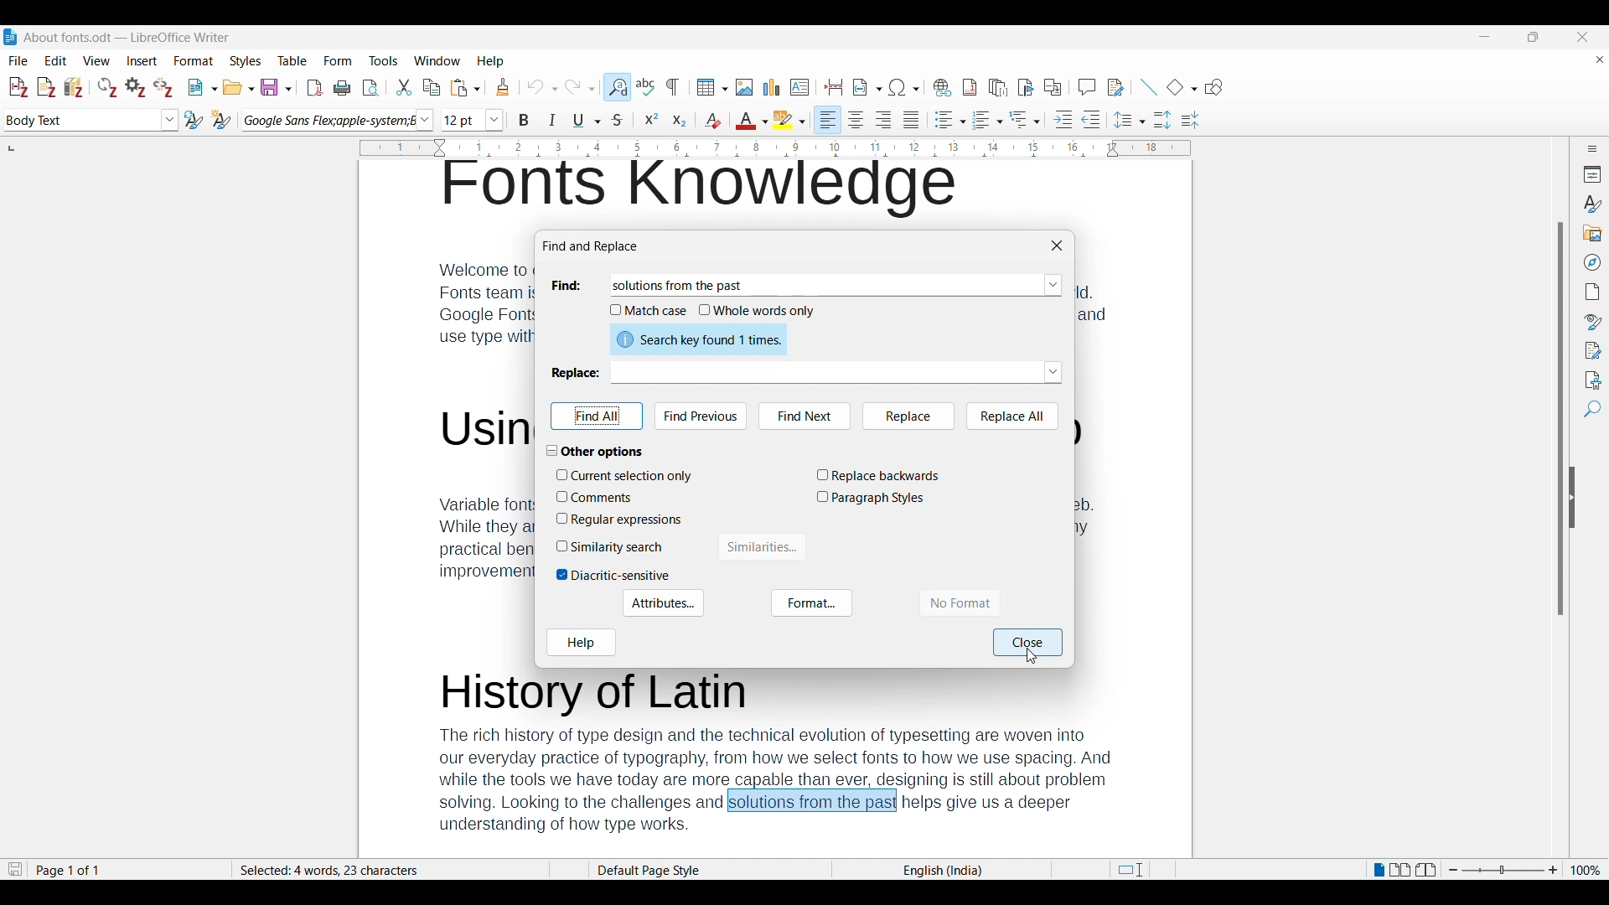  What do you see at coordinates (490, 61) in the screenshot?
I see `Help menu` at bounding box center [490, 61].